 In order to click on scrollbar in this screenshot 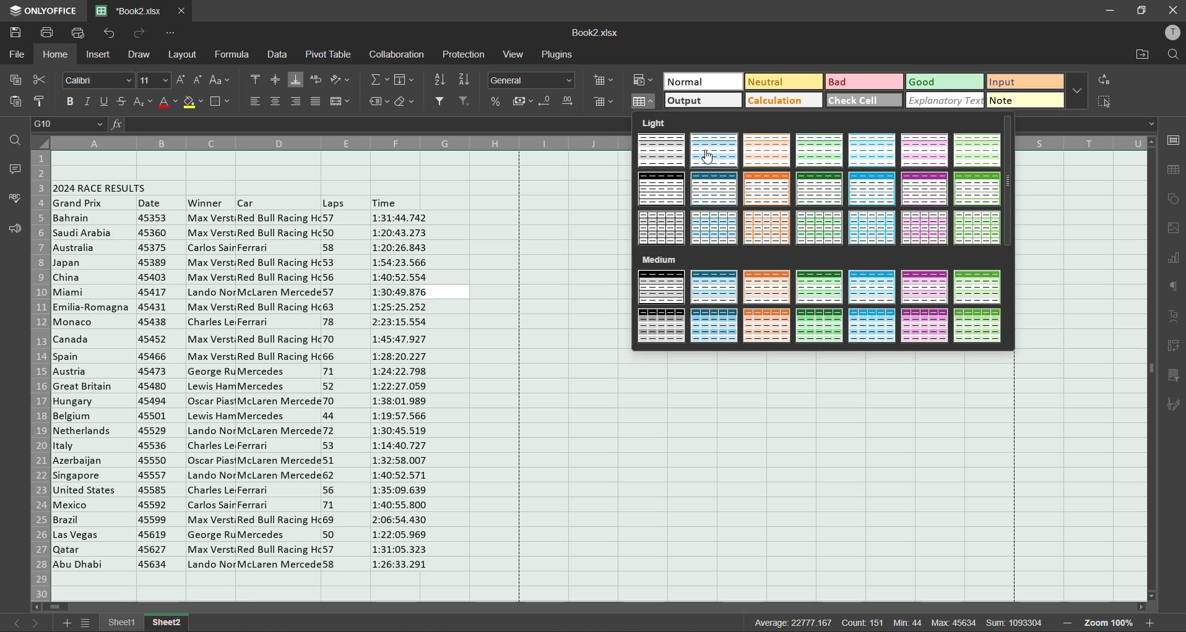, I will do `click(602, 607)`.